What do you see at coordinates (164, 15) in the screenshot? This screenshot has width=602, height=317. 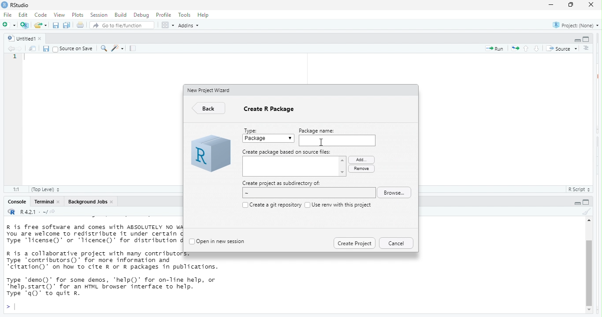 I see `Profile` at bounding box center [164, 15].